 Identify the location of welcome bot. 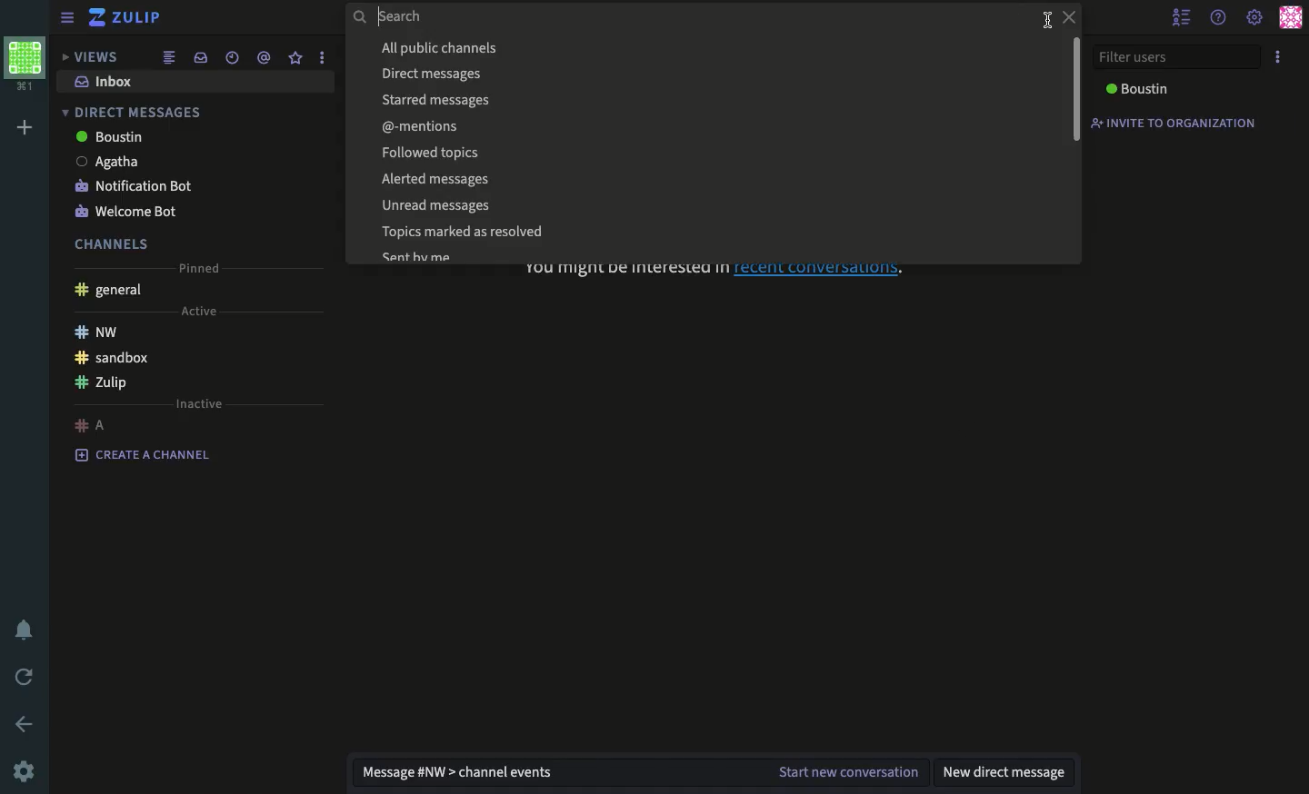
(130, 212).